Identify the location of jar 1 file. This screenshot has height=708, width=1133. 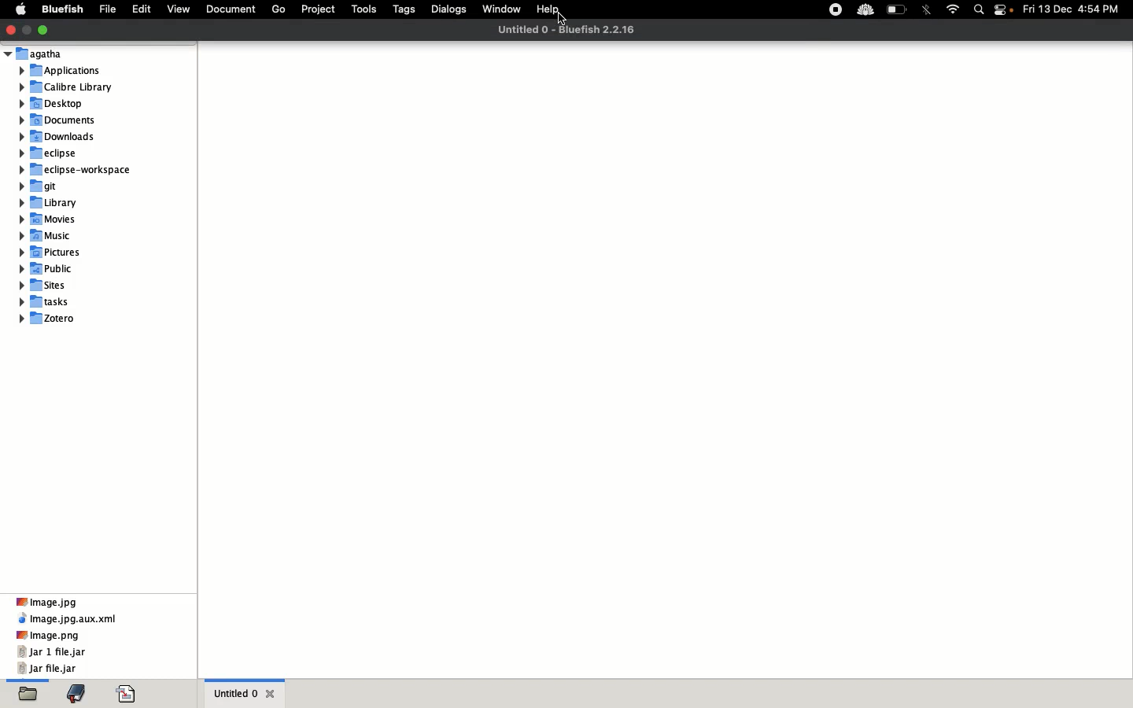
(53, 652).